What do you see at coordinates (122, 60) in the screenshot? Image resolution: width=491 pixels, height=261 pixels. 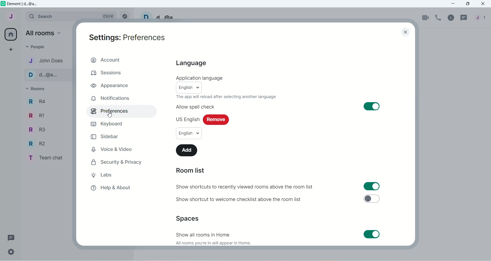 I see `Account` at bounding box center [122, 60].